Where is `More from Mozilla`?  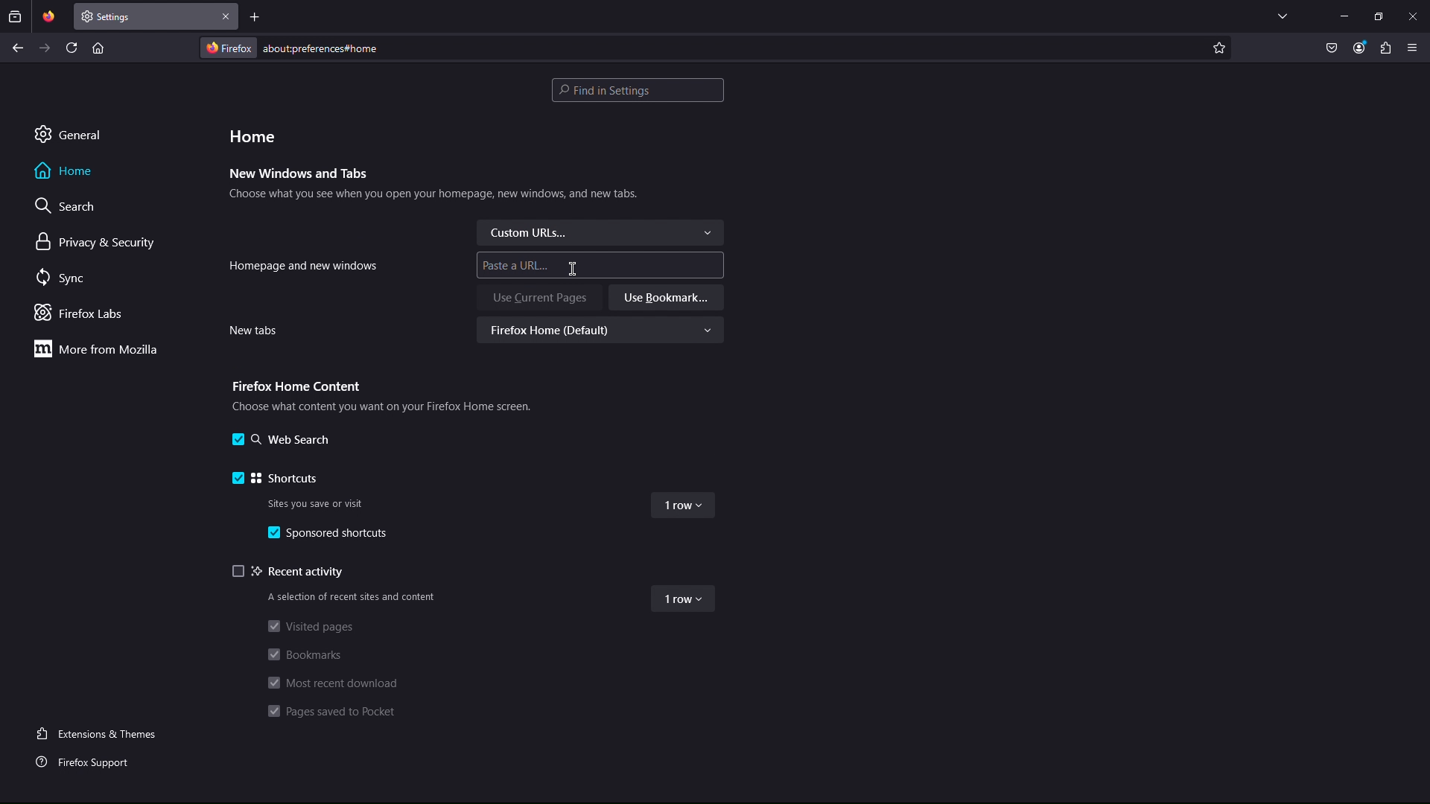
More from Mozilla is located at coordinates (95, 348).